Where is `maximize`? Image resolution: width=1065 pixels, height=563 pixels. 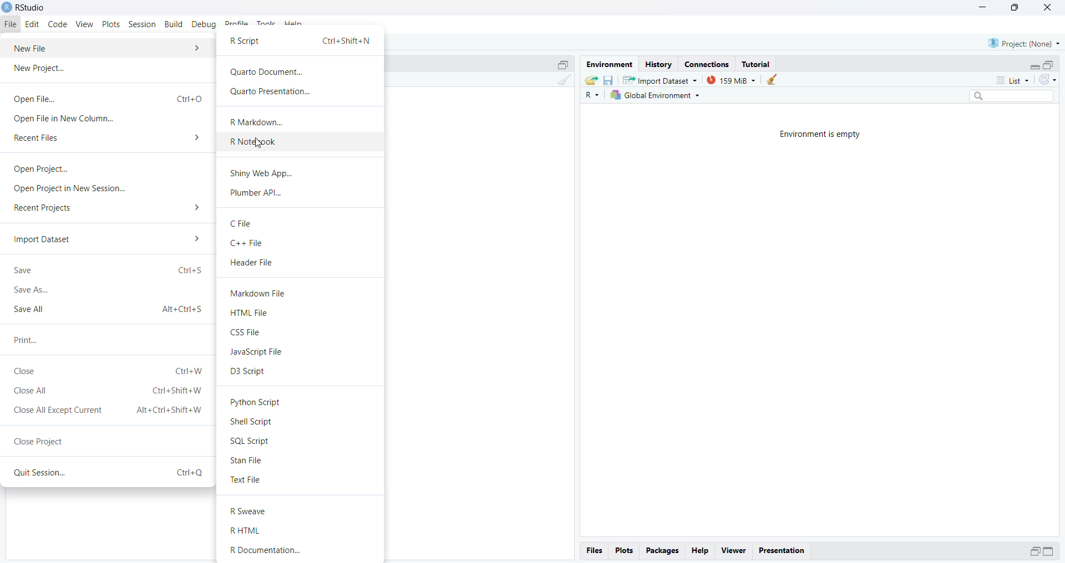
maximize is located at coordinates (1013, 8).